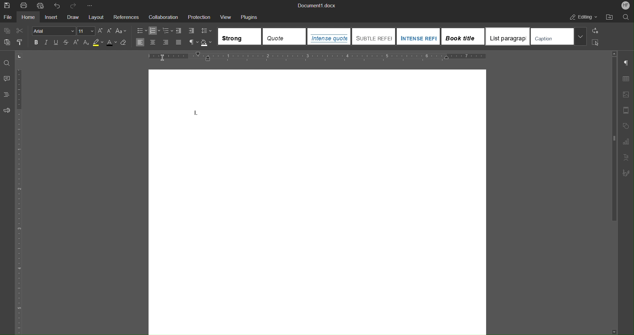 This screenshot has height=335, width=634. Describe the element at coordinates (101, 31) in the screenshot. I see `Increase Font Size` at that location.